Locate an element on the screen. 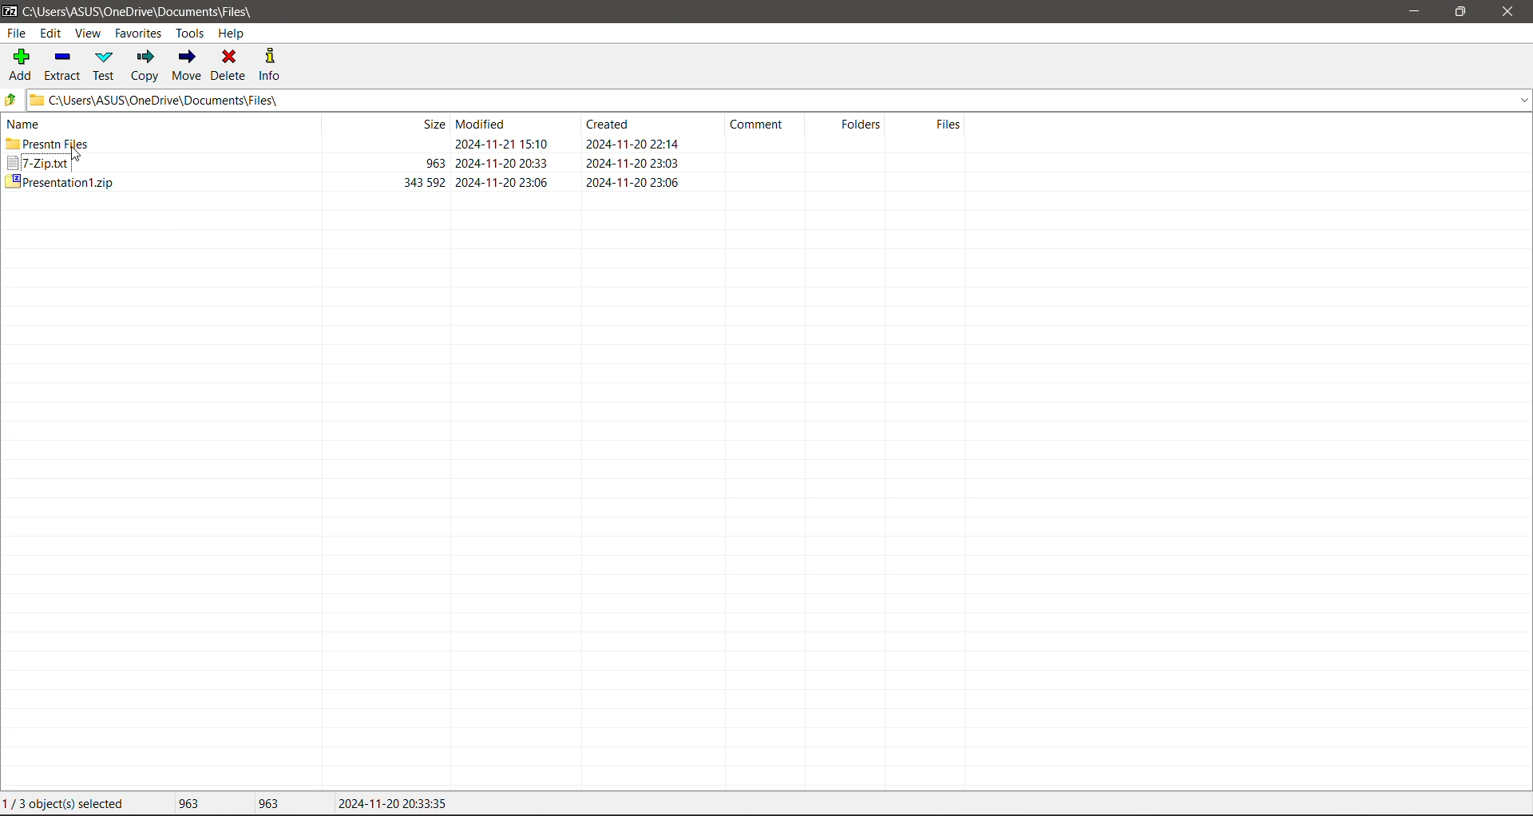  Test is located at coordinates (105, 65).